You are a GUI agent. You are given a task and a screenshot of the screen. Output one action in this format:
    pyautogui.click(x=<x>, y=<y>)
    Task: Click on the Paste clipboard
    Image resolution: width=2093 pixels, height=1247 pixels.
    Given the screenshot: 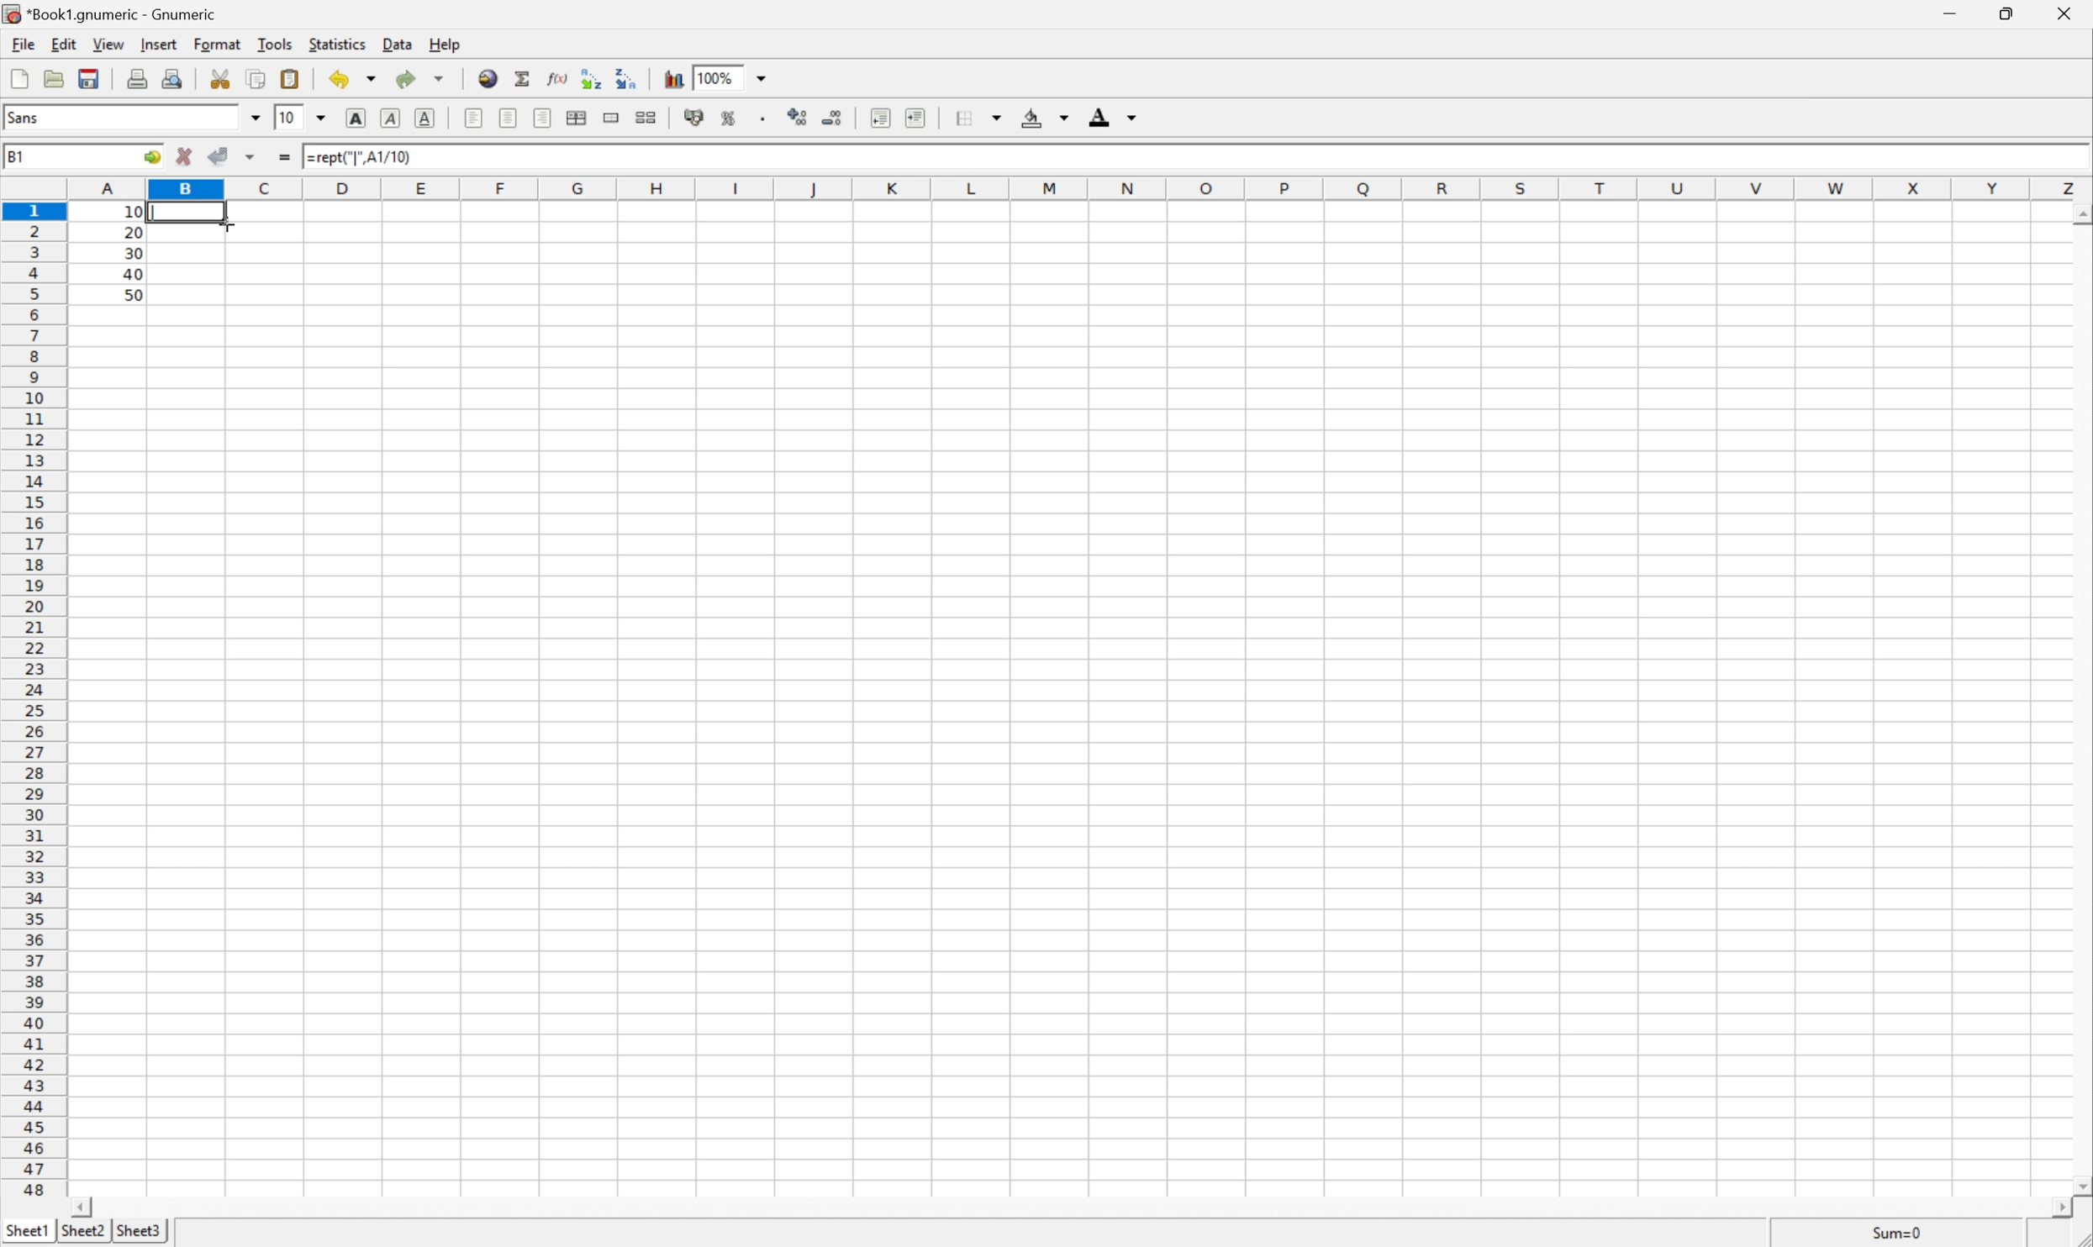 What is the action you would take?
    pyautogui.click(x=289, y=79)
    